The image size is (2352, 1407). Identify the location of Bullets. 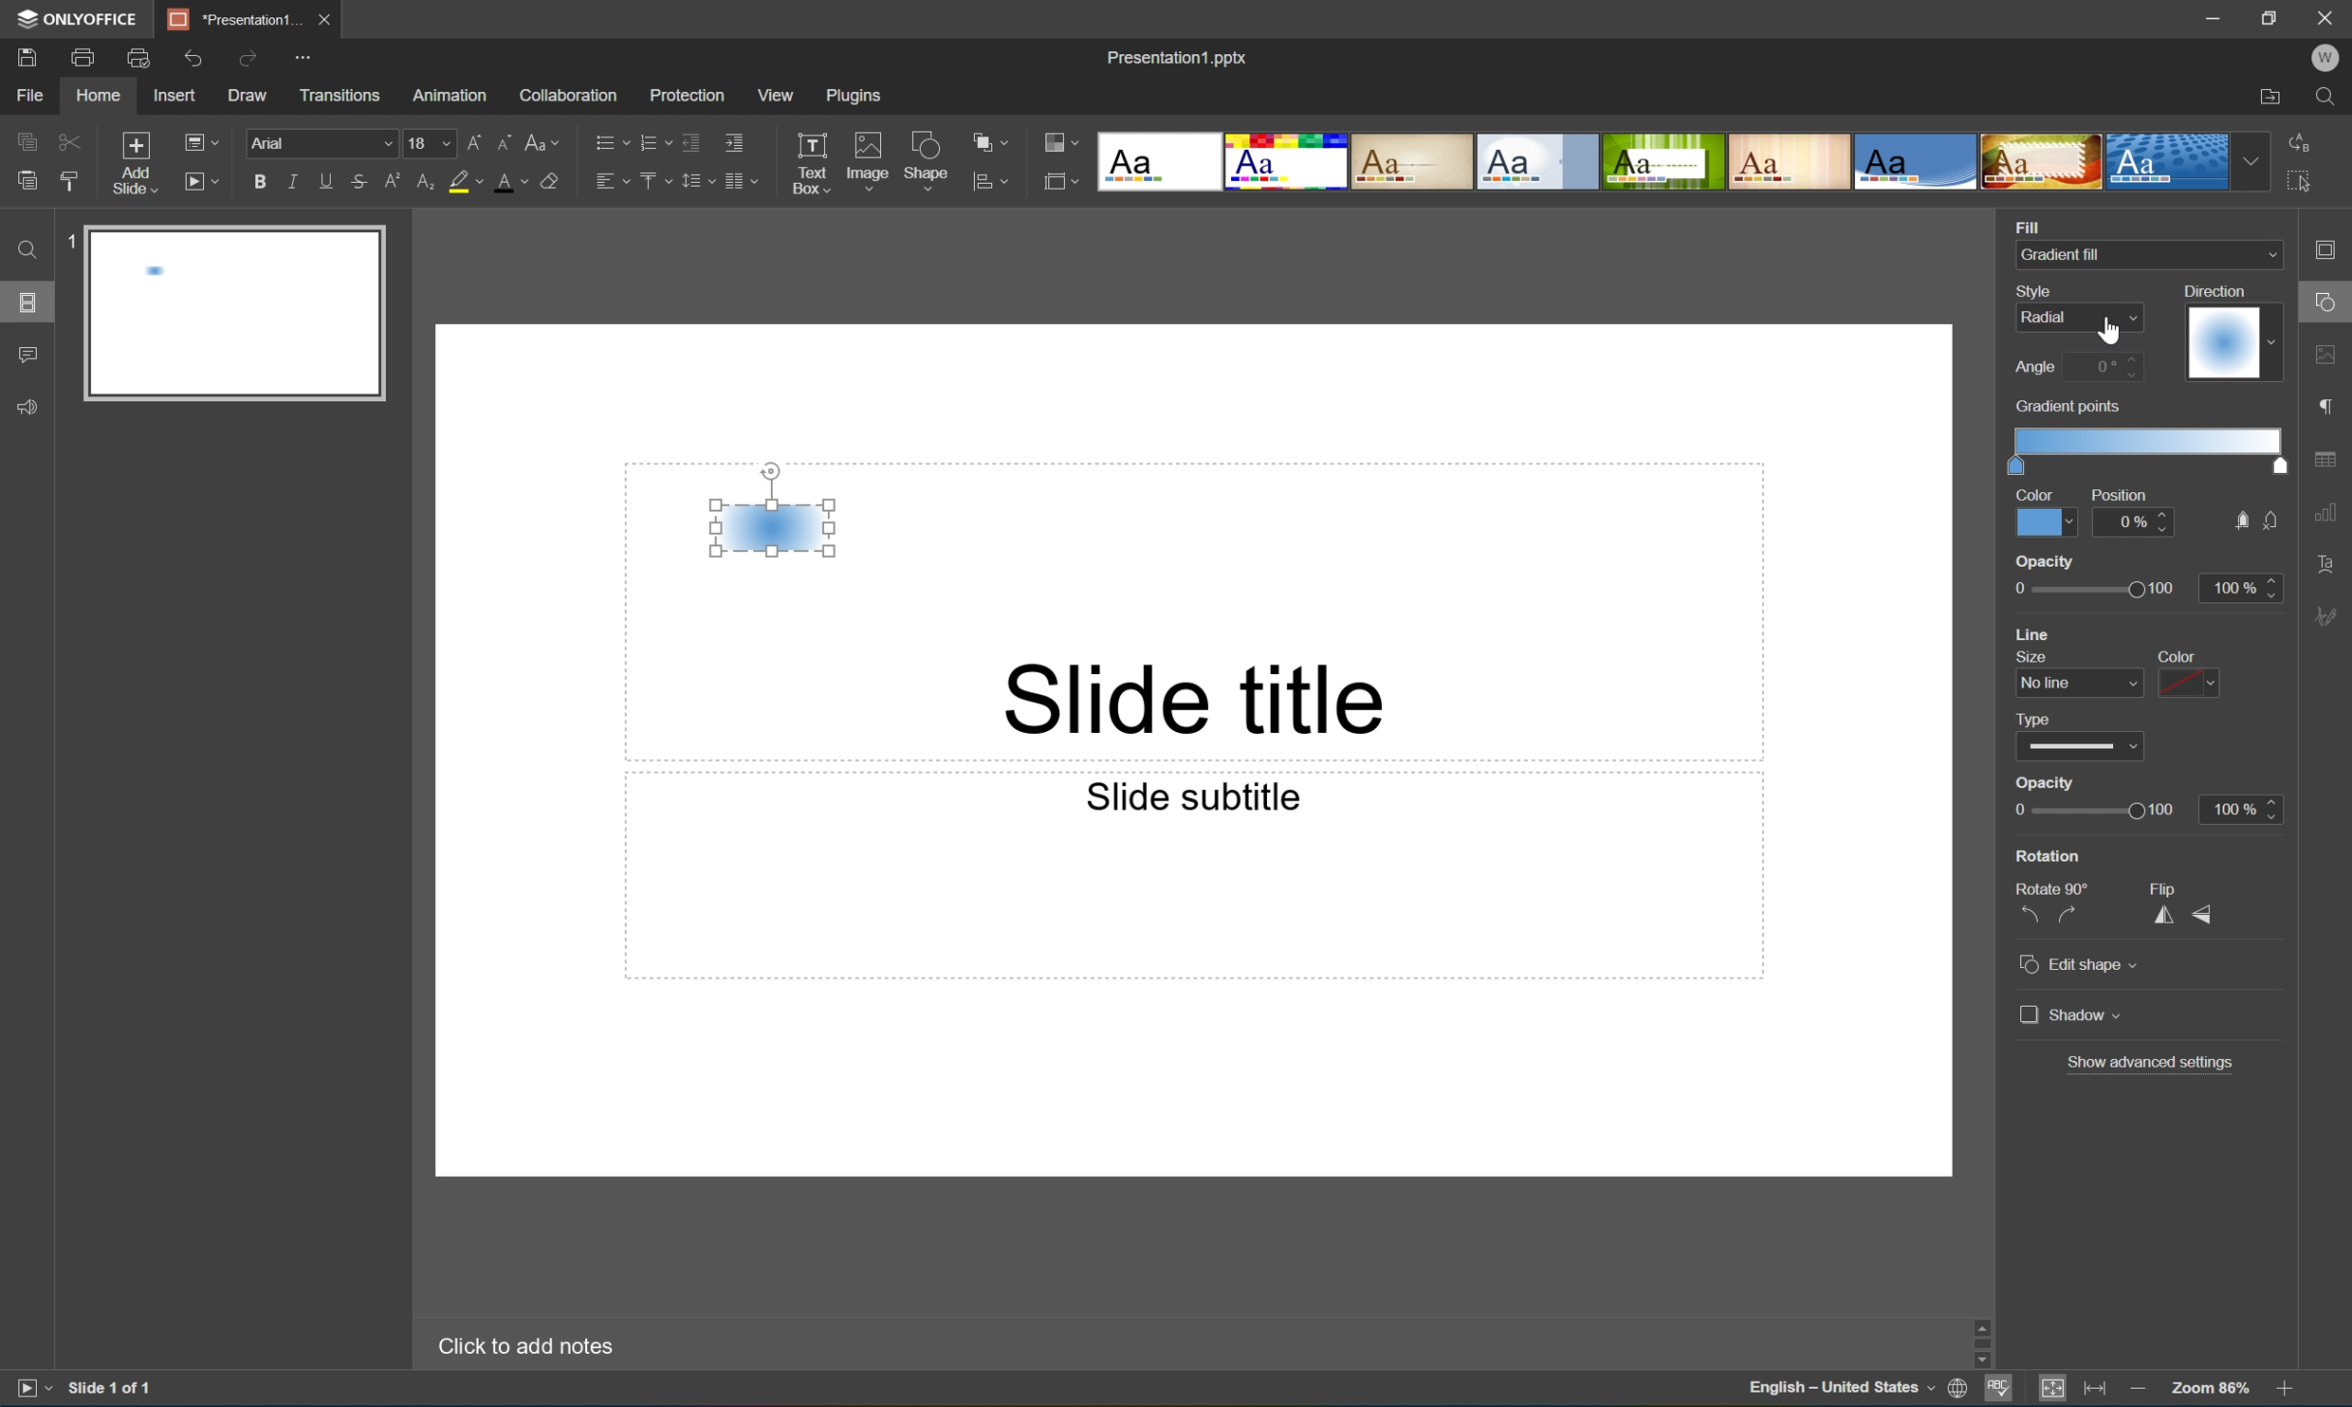
(607, 139).